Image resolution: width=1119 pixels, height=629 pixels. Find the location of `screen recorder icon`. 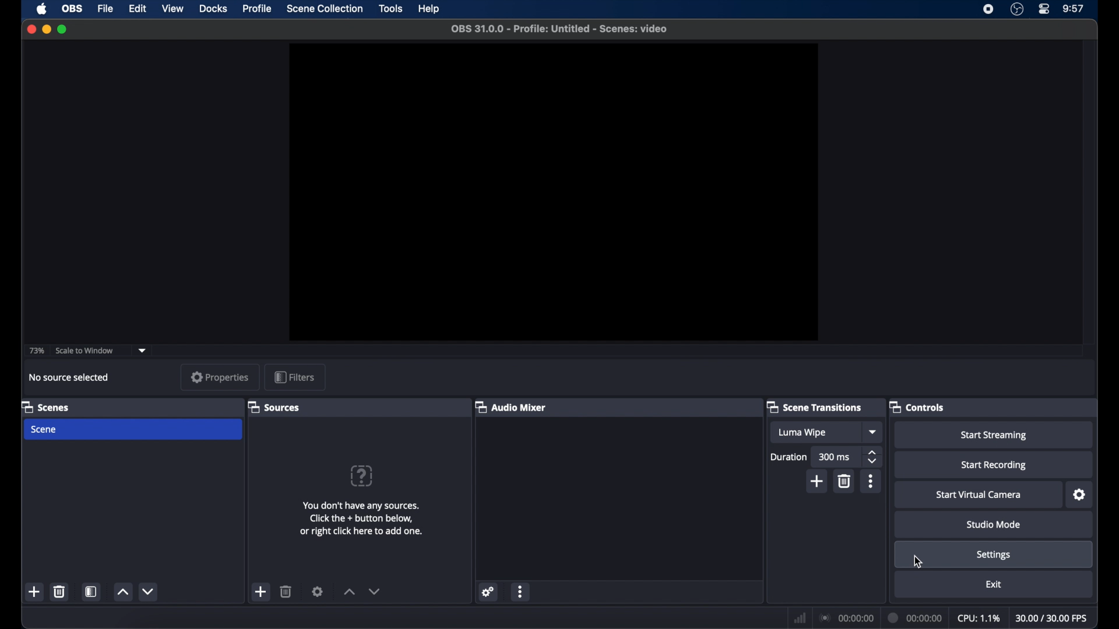

screen recorder icon is located at coordinates (989, 9).